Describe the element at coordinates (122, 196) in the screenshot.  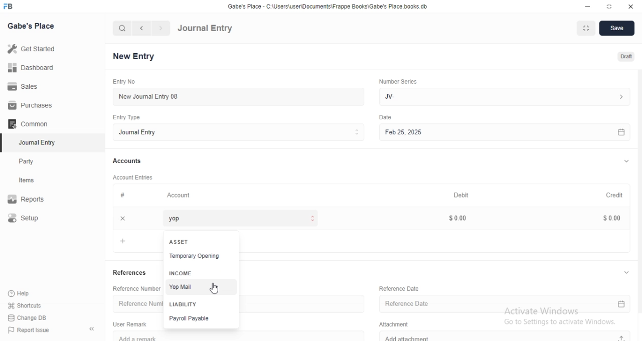
I see `#` at that location.